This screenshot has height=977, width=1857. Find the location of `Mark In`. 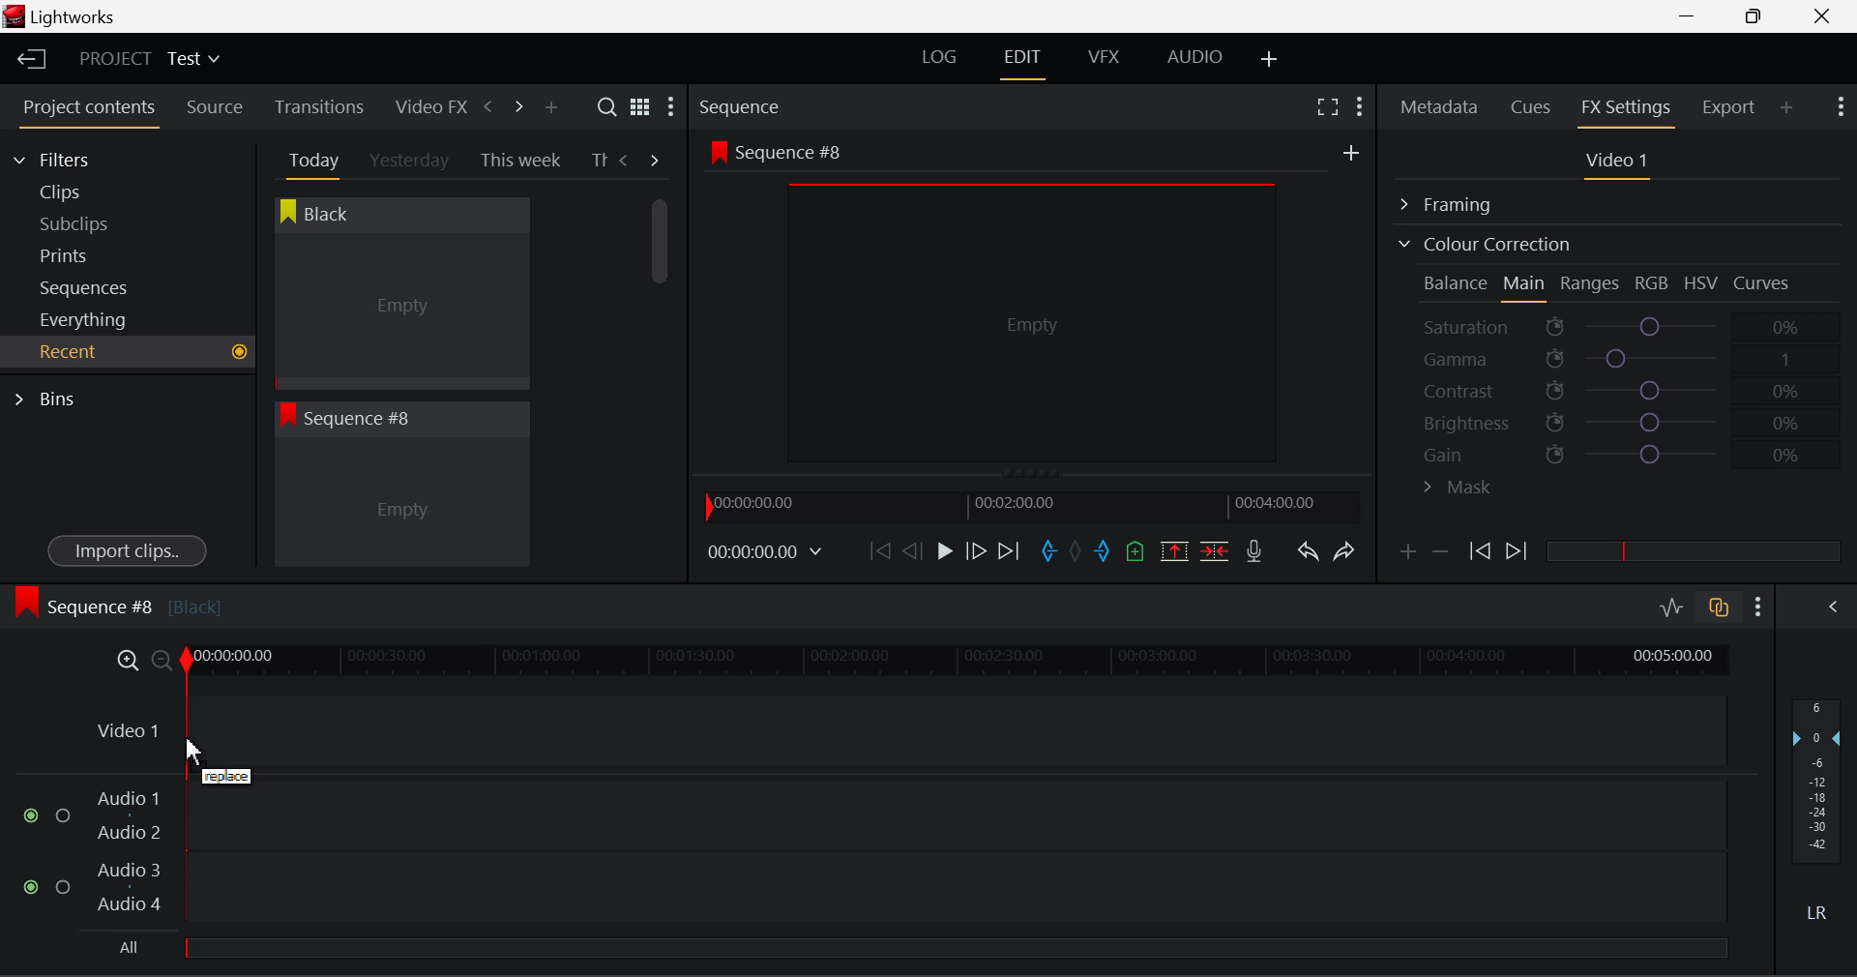

Mark In is located at coordinates (1050, 552).